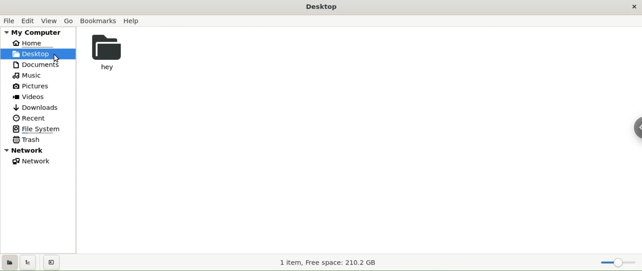 The image size is (642, 271). I want to click on help, so click(134, 21).